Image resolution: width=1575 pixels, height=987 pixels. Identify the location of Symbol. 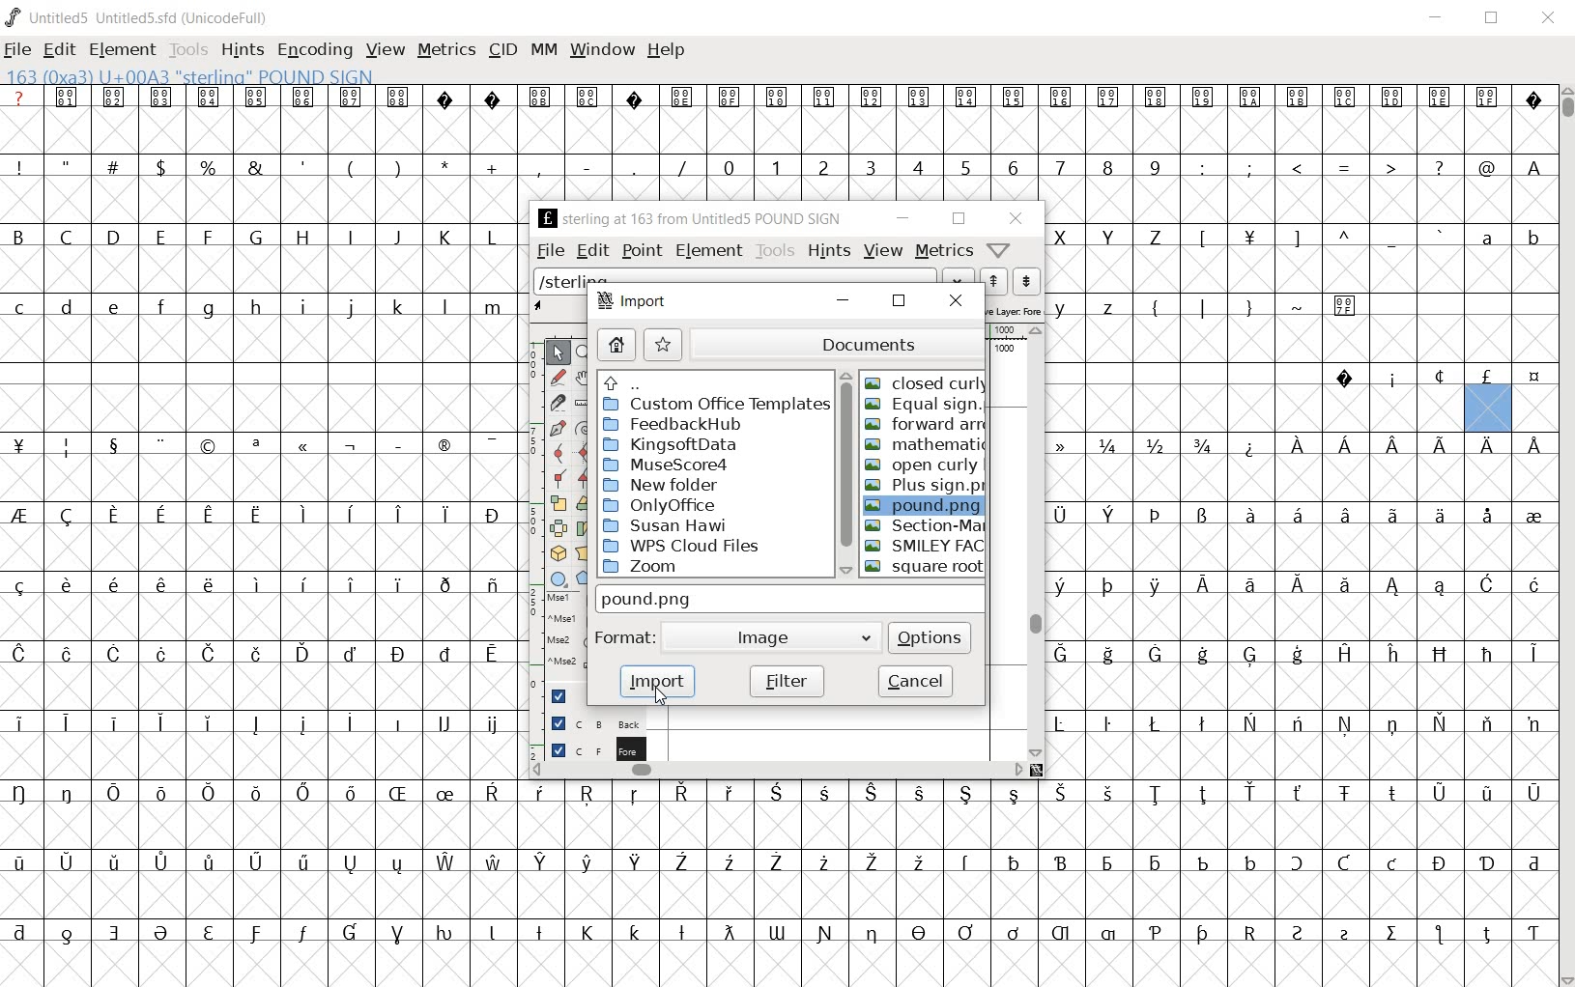
(1345, 99).